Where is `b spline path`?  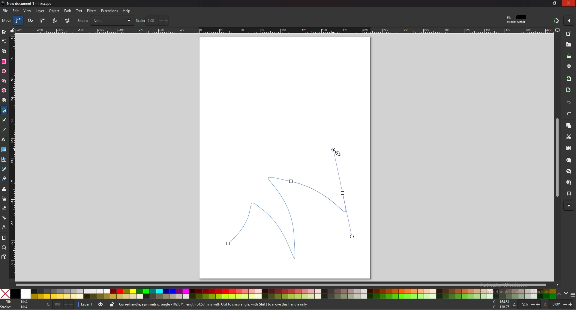
b spline path is located at coordinates (43, 20).